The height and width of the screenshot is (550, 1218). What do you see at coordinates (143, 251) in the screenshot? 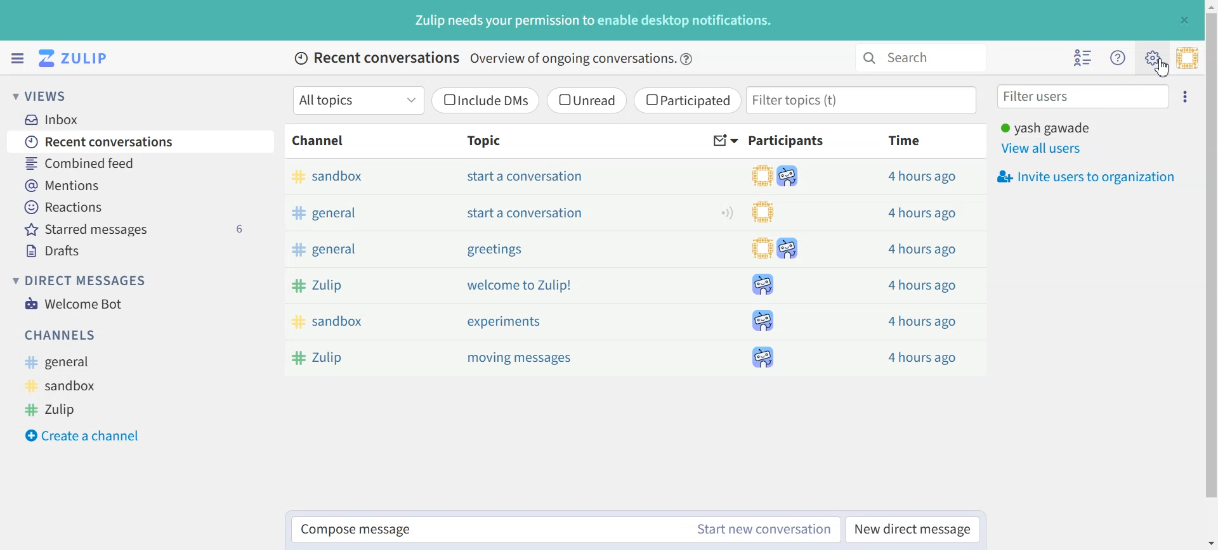
I see `Drafts` at bounding box center [143, 251].